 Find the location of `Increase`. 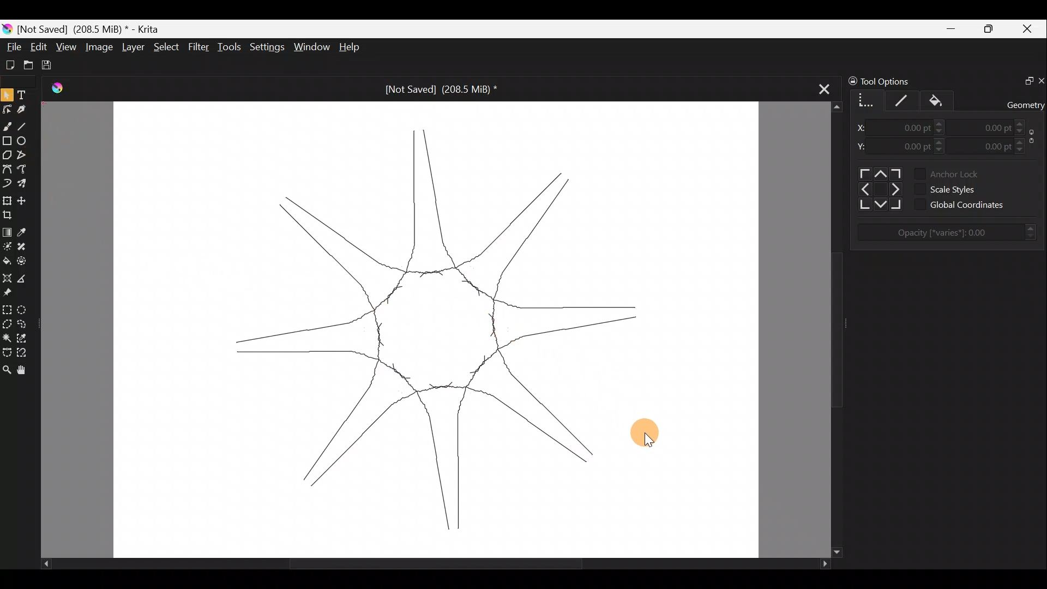

Increase is located at coordinates (1021, 122).